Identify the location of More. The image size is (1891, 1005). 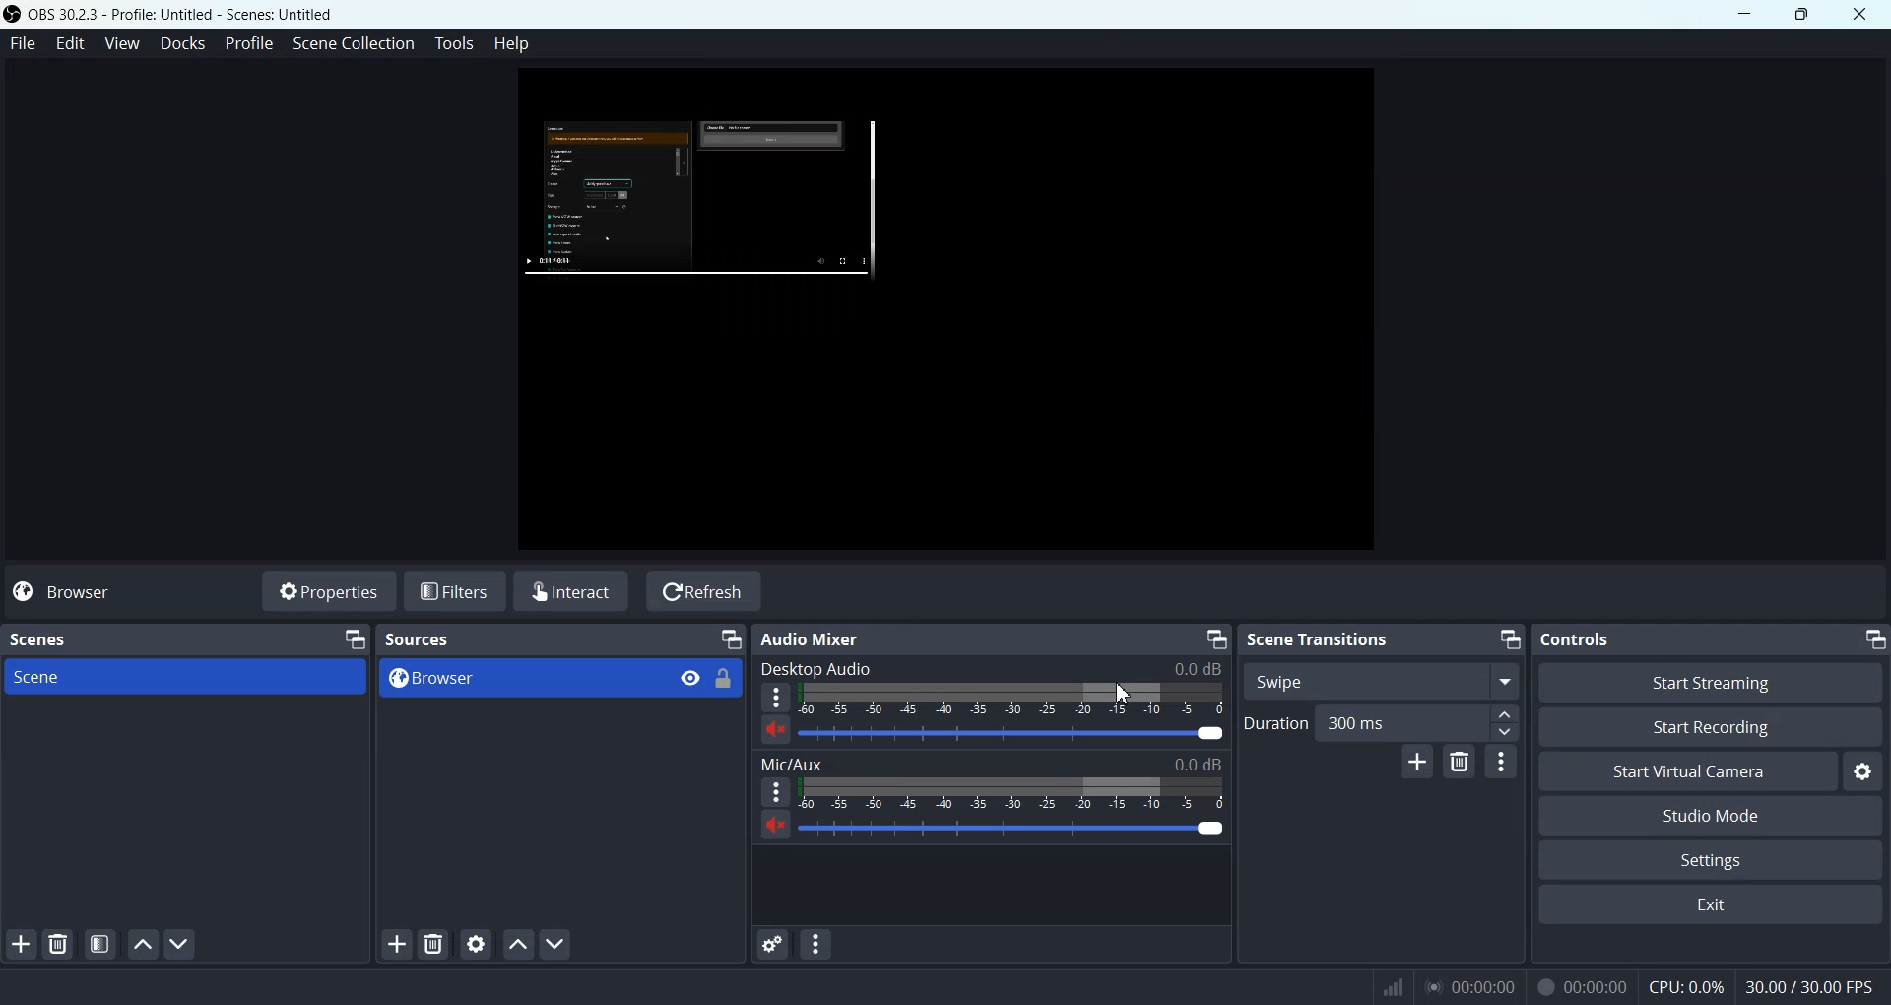
(775, 792).